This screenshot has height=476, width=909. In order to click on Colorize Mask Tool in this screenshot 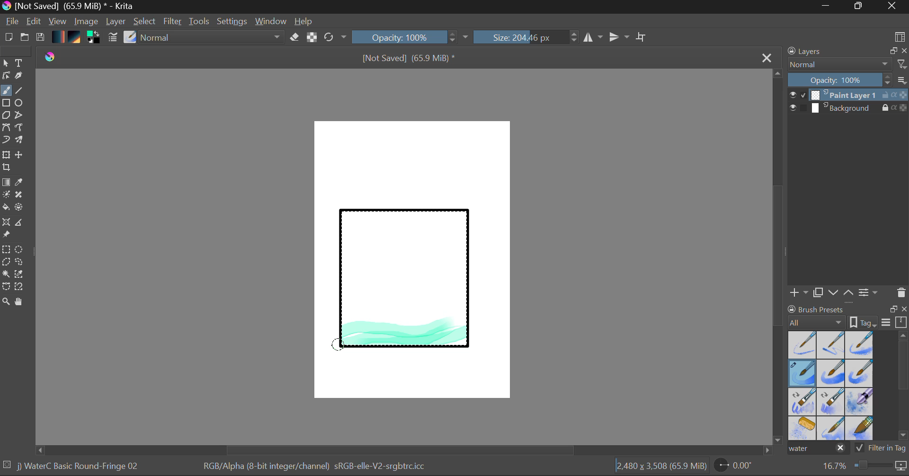, I will do `click(7, 195)`.